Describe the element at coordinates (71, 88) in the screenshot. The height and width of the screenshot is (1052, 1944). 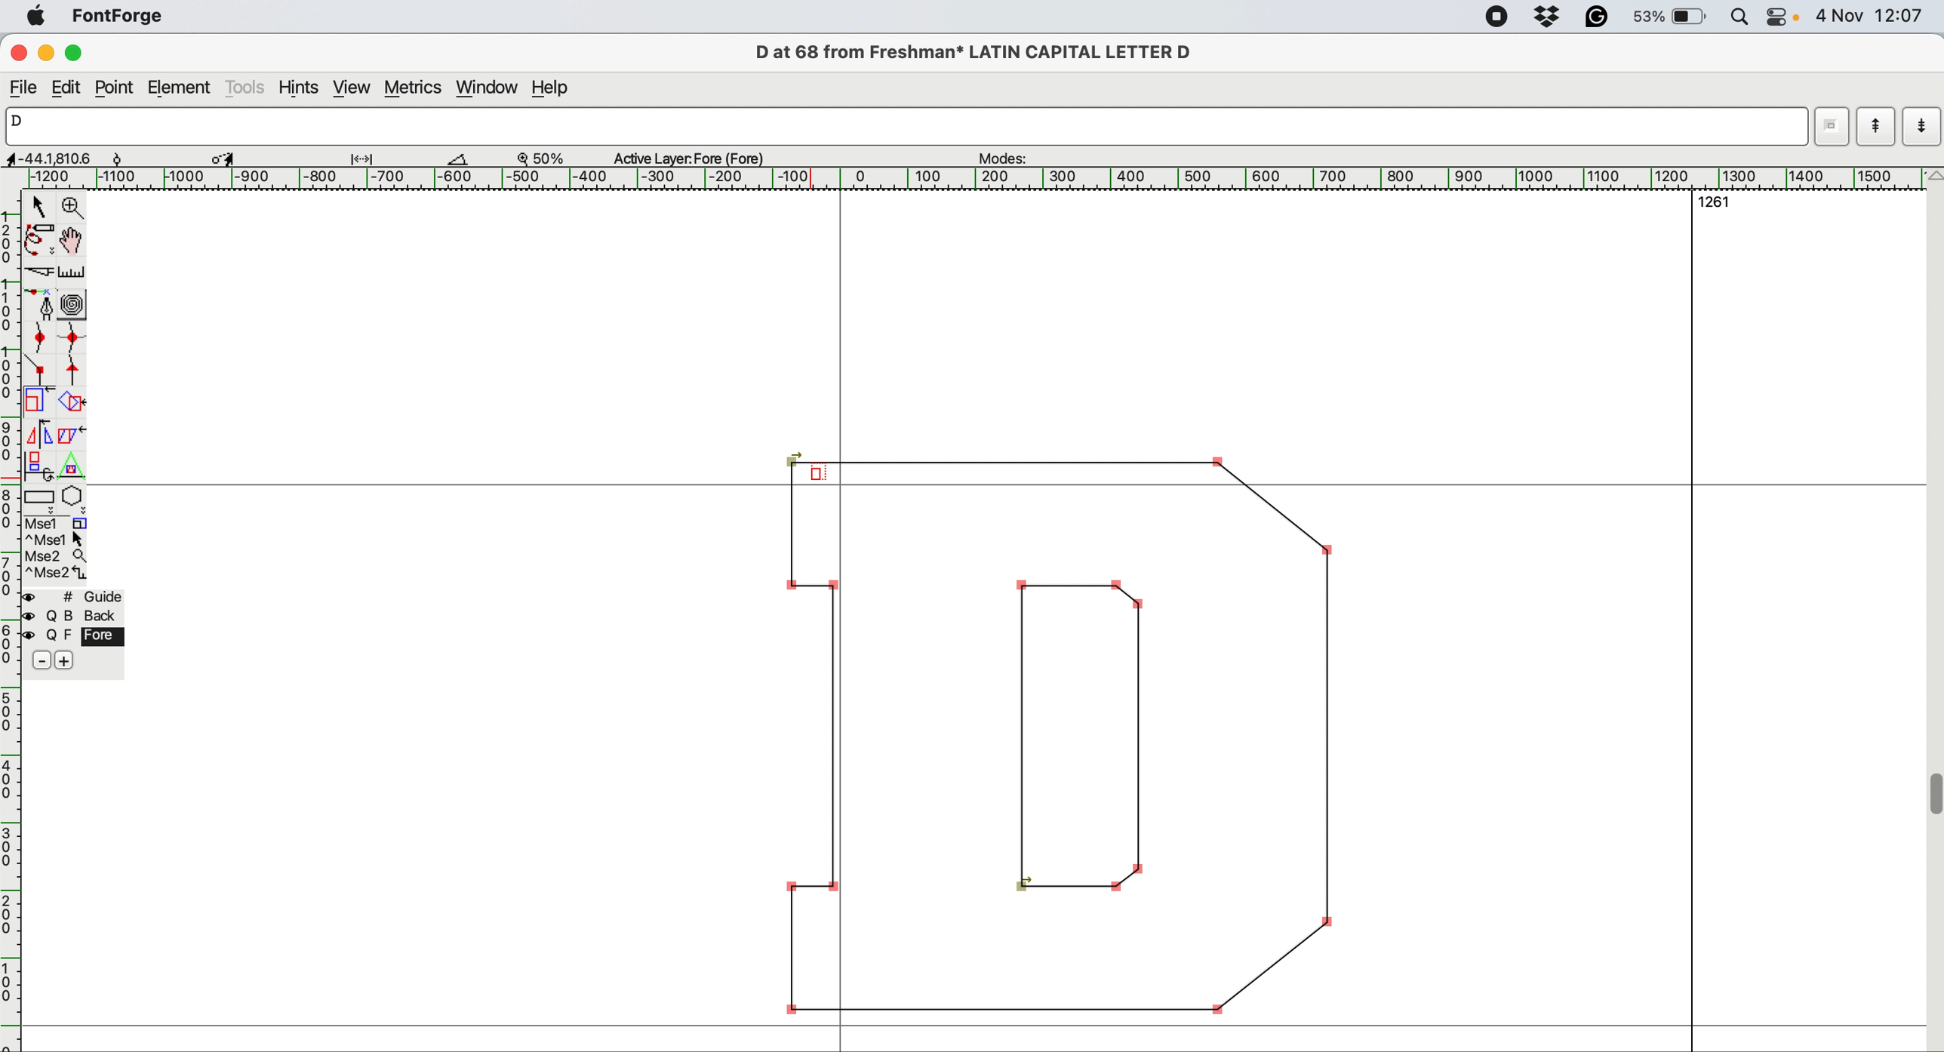
I see `edit` at that location.